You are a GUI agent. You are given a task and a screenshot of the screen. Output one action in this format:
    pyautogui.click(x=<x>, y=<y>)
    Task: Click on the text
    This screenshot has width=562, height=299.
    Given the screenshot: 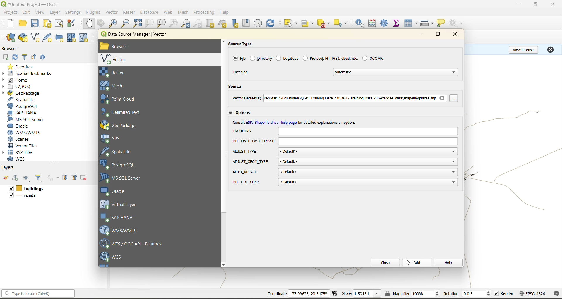 What is the action you would take?
    pyautogui.click(x=239, y=122)
    